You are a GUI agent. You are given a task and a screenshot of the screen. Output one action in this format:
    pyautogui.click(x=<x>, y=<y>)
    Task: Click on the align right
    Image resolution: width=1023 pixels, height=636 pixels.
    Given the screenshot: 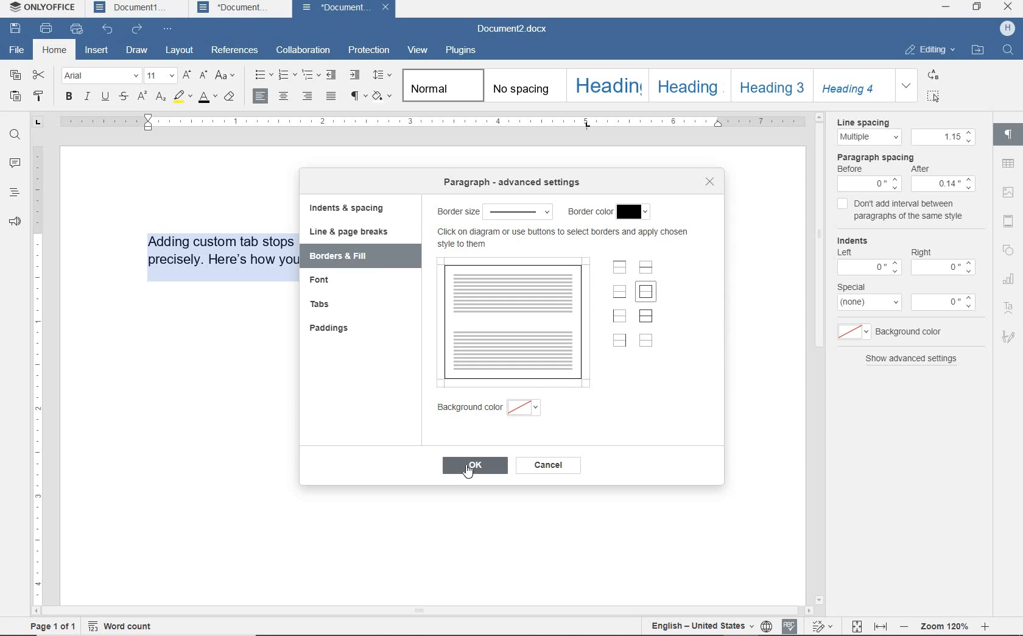 What is the action you would take?
    pyautogui.click(x=308, y=96)
    